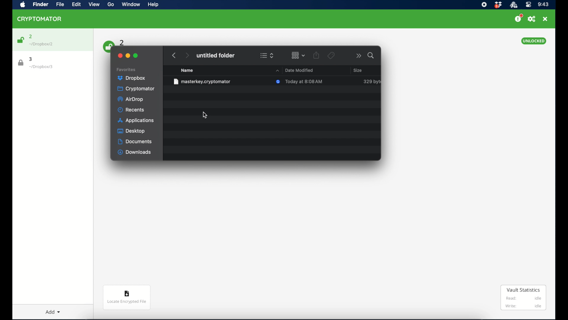 The image size is (568, 320). What do you see at coordinates (187, 70) in the screenshot?
I see `name` at bounding box center [187, 70].